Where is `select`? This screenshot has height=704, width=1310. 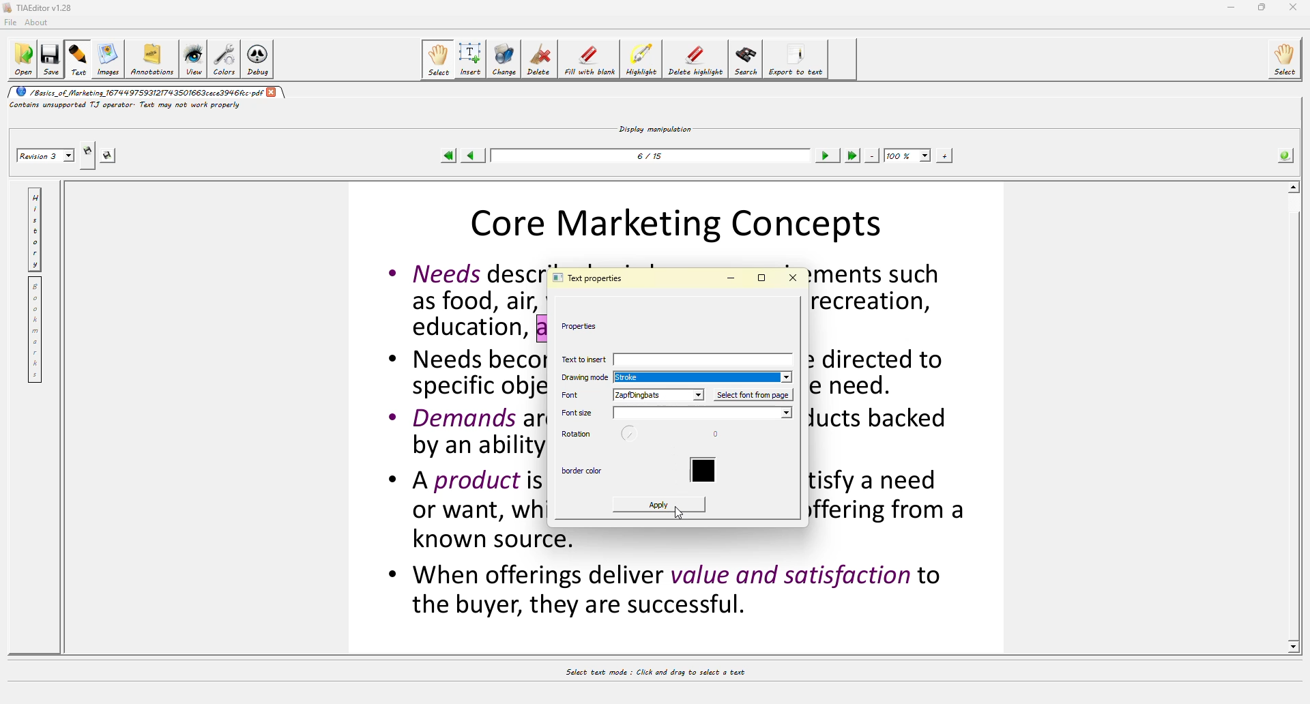
select is located at coordinates (1288, 57).